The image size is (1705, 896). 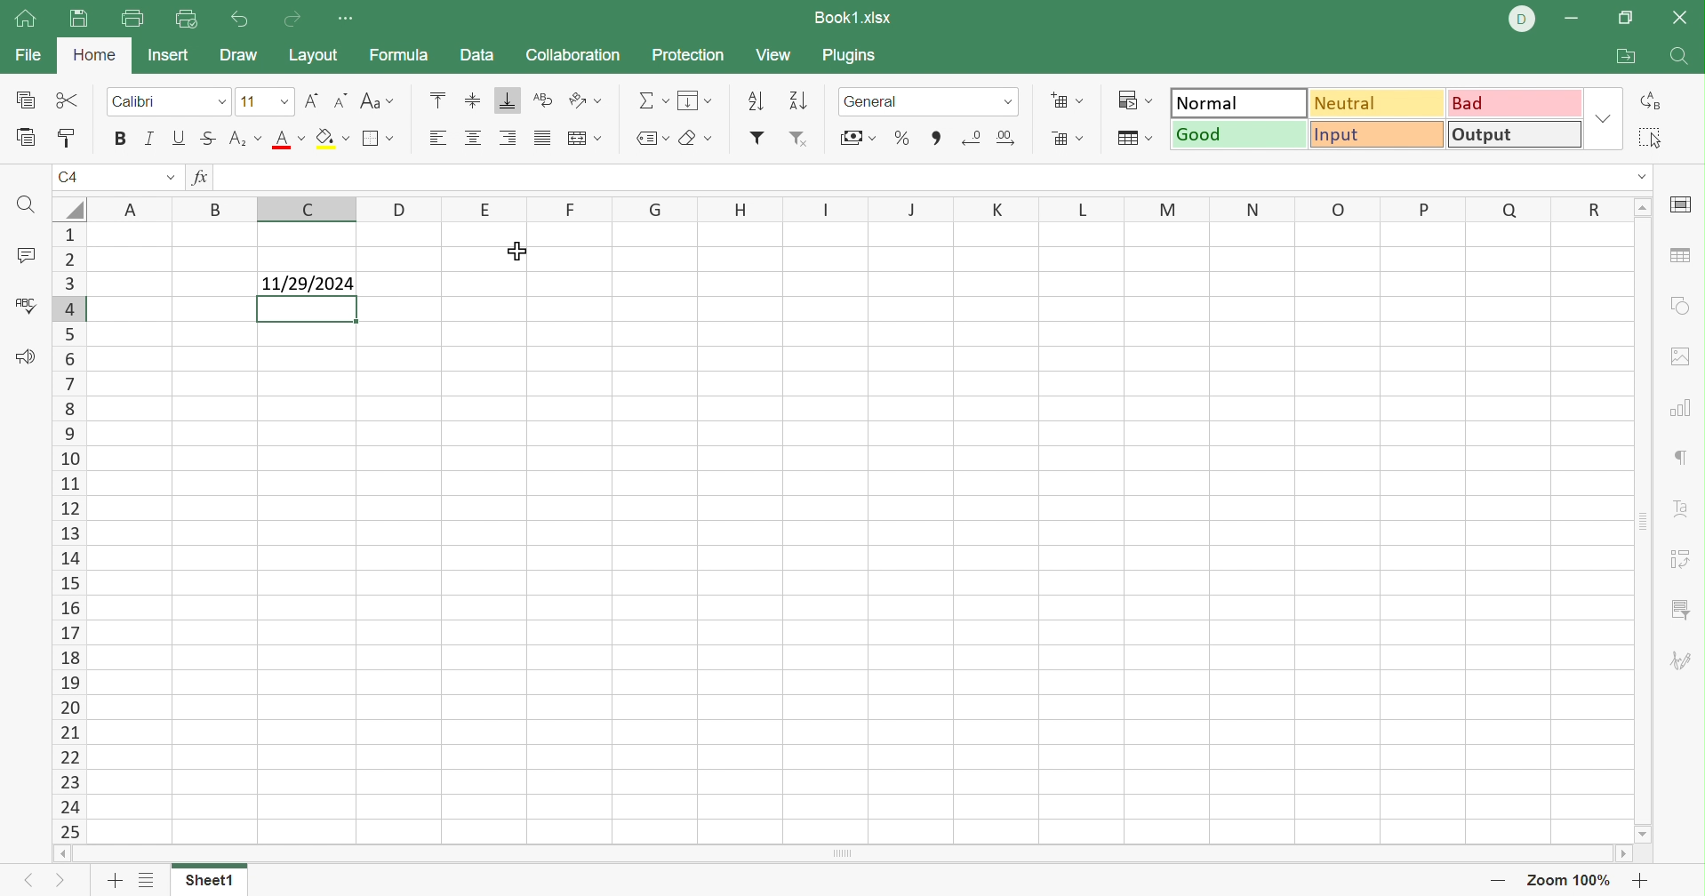 I want to click on Delete cells, so click(x=1070, y=140).